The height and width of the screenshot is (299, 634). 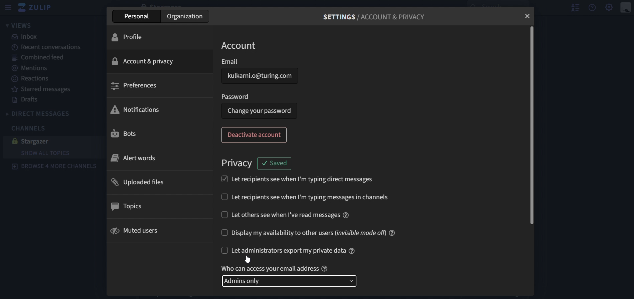 I want to click on bots, so click(x=126, y=133).